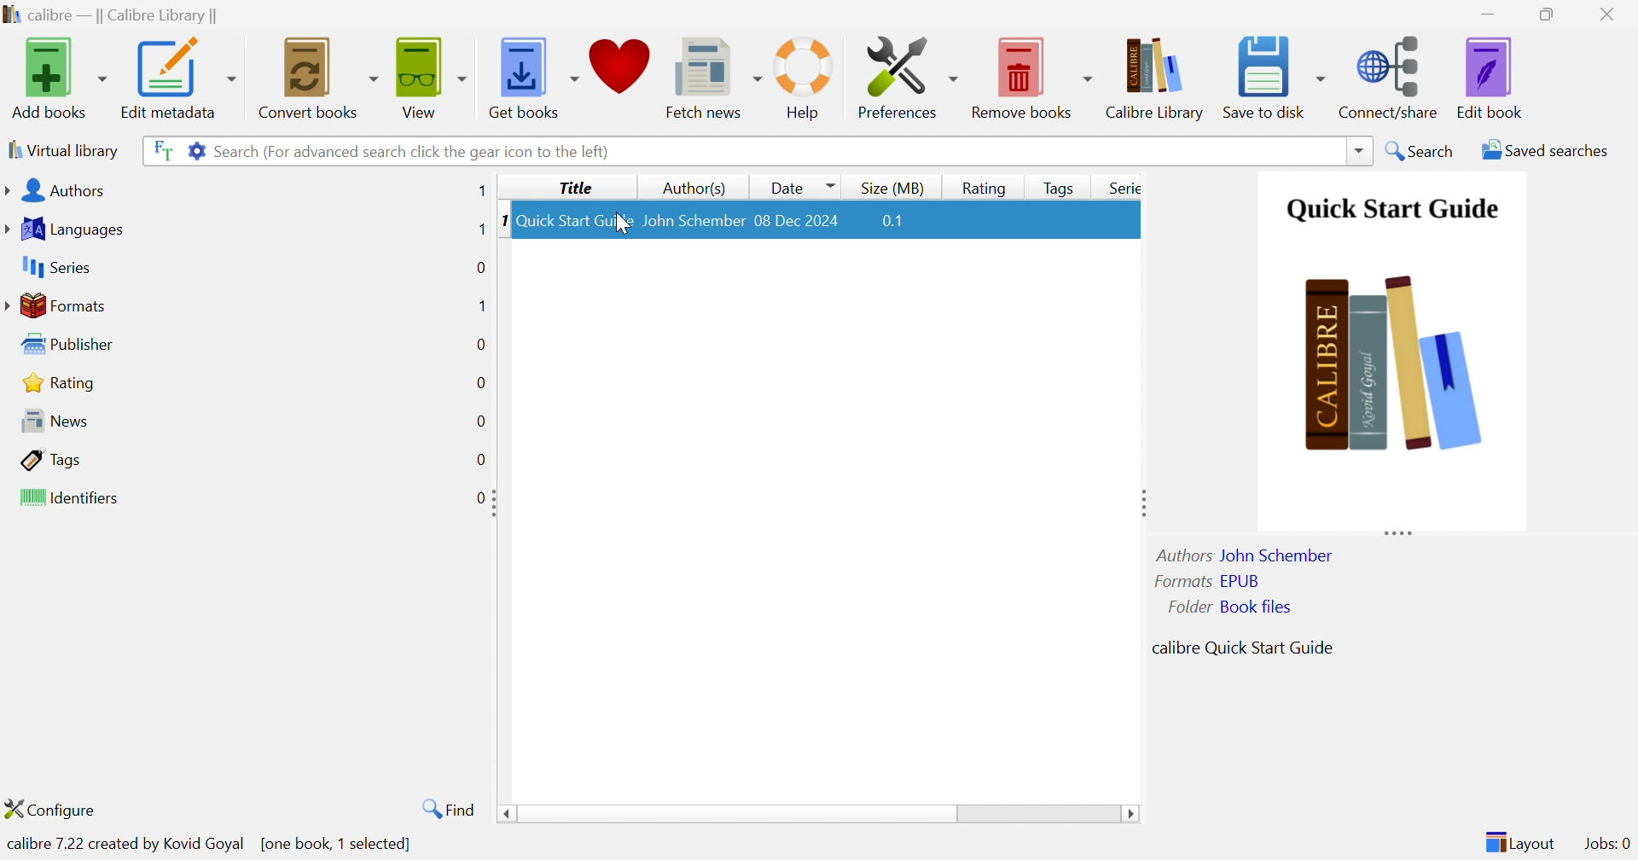  What do you see at coordinates (573, 189) in the screenshot?
I see `Title` at bounding box center [573, 189].